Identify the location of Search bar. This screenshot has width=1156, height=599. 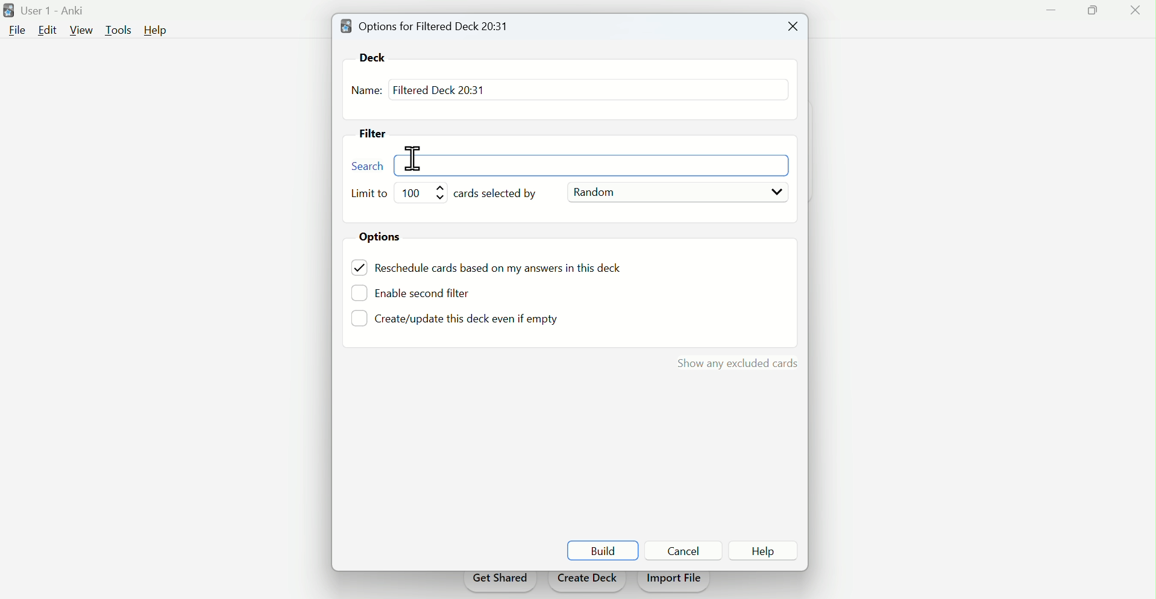
(578, 165).